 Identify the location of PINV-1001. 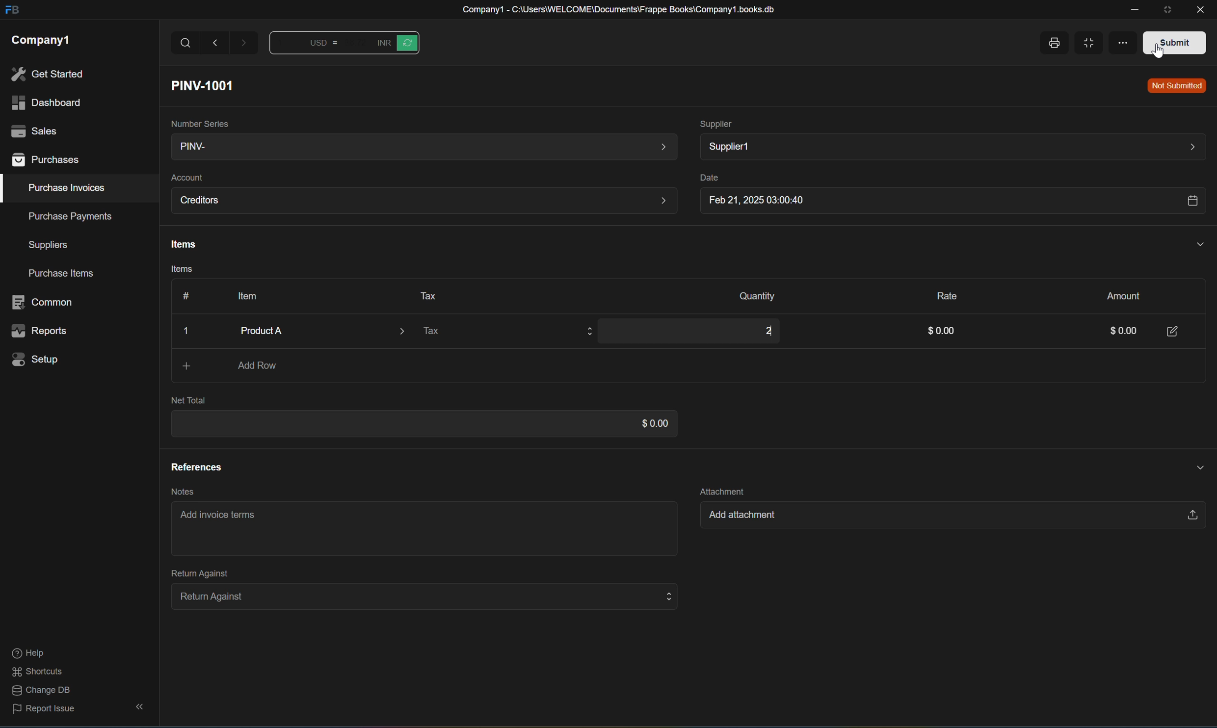
(207, 85).